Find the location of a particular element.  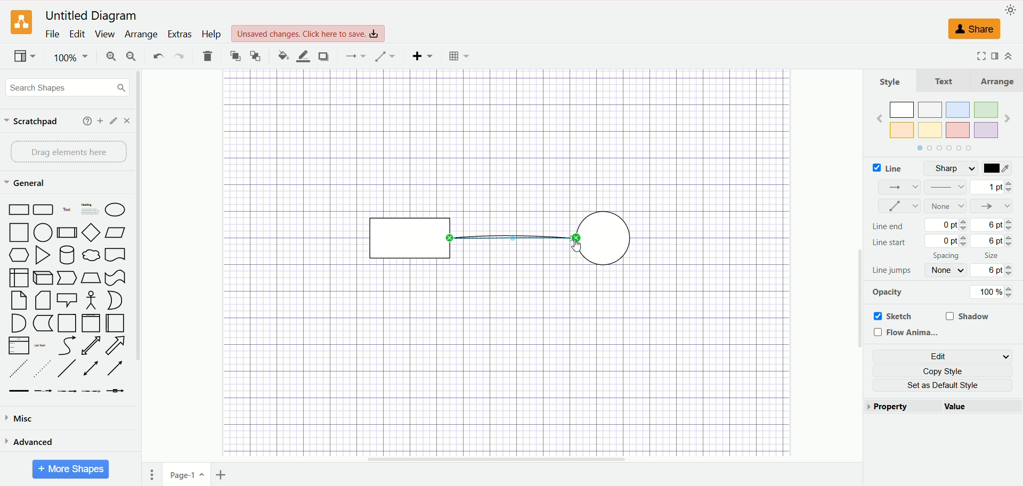

Color 2 is located at coordinates (930, 110).